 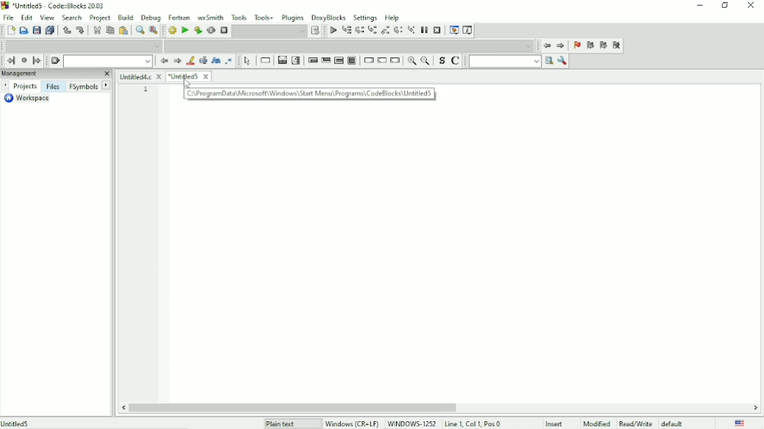 I want to click on Stop debugger, so click(x=437, y=30).